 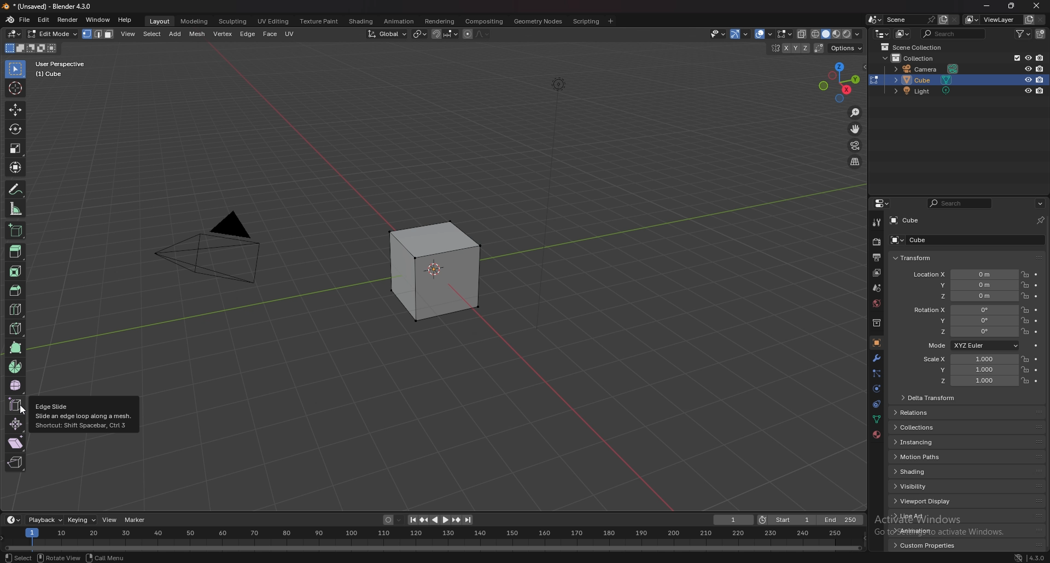 I want to click on object, so click(x=171, y=34).